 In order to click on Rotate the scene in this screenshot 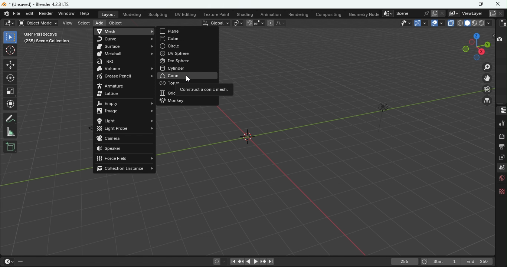, I will do `click(487, 44)`.